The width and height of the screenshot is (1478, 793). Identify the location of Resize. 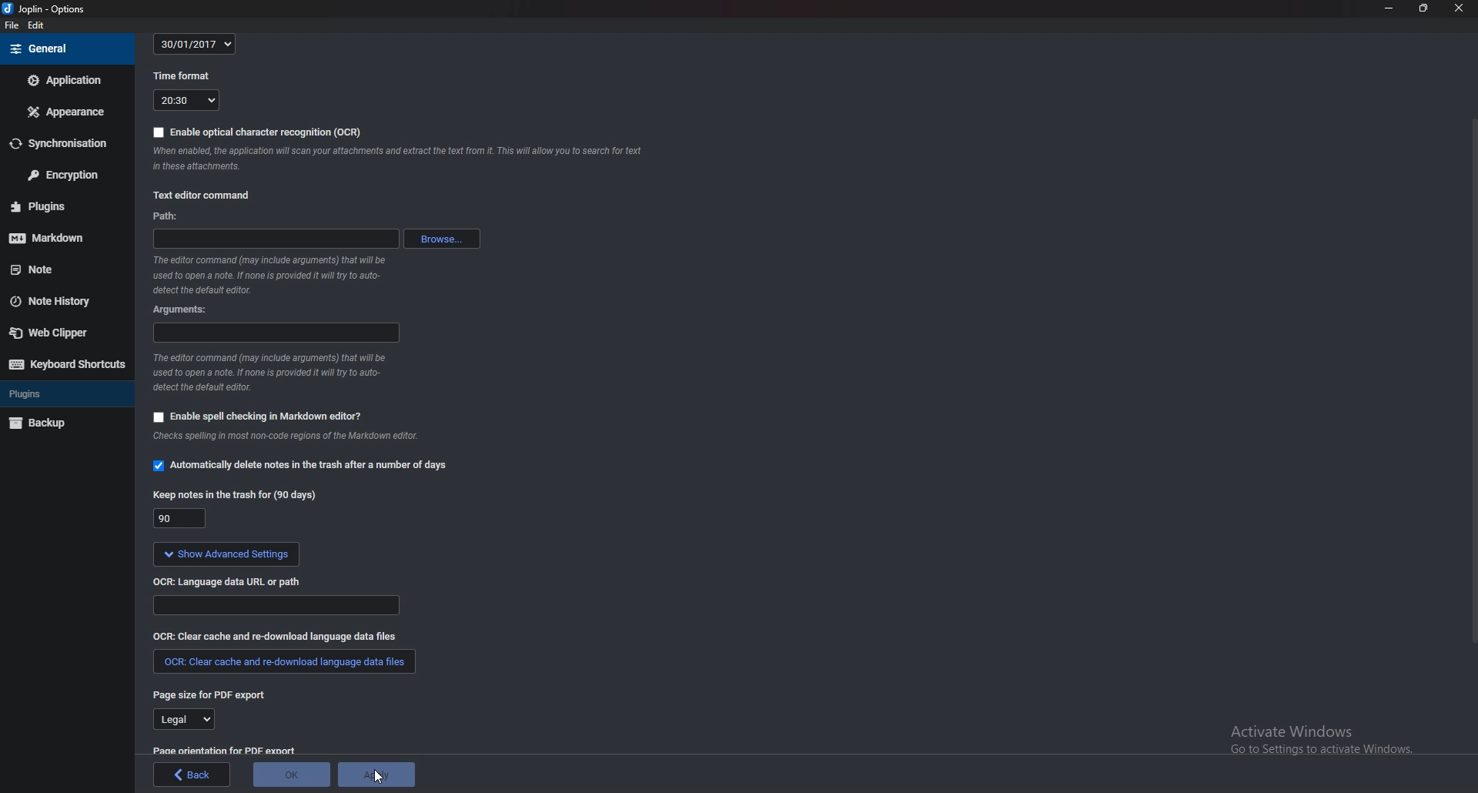
(1424, 8).